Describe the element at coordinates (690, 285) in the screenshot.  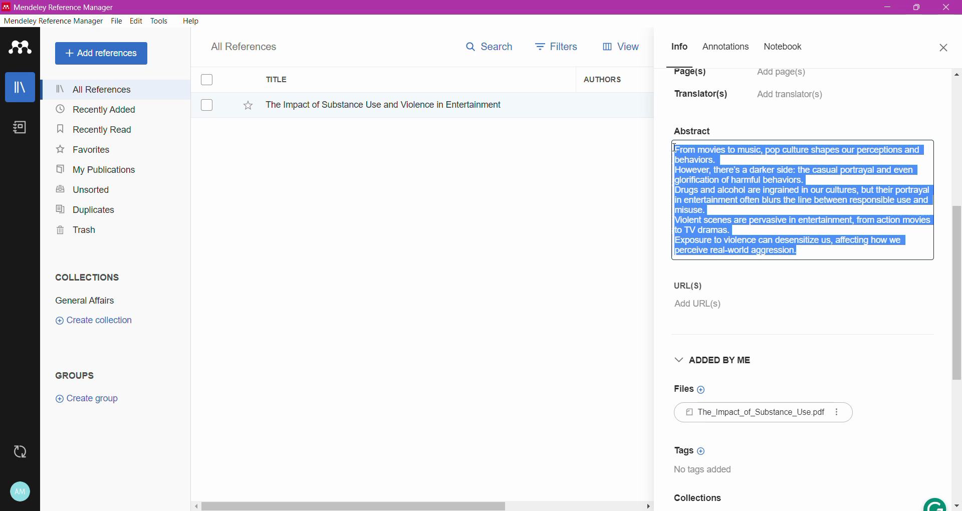
I see `URL(S)` at that location.